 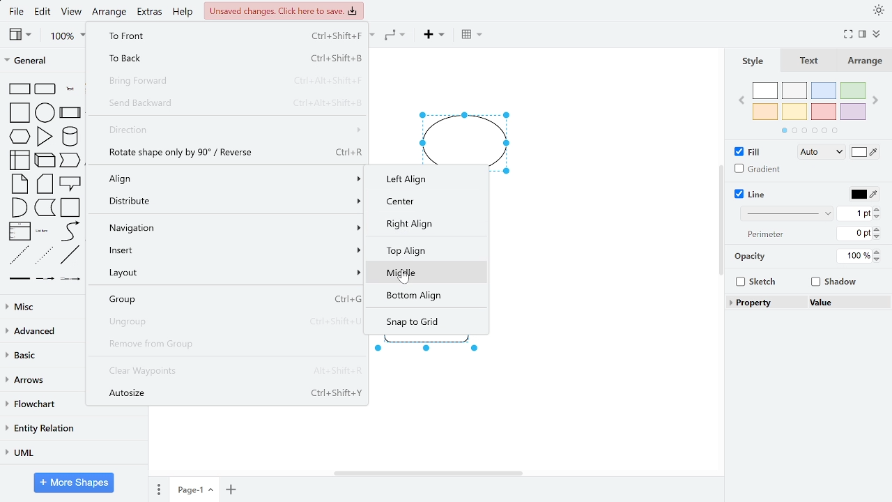 I want to click on clear waypoints, so click(x=230, y=370).